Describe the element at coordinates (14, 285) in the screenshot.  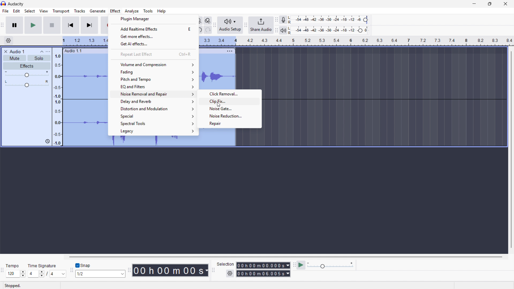
I see `stopped` at that location.